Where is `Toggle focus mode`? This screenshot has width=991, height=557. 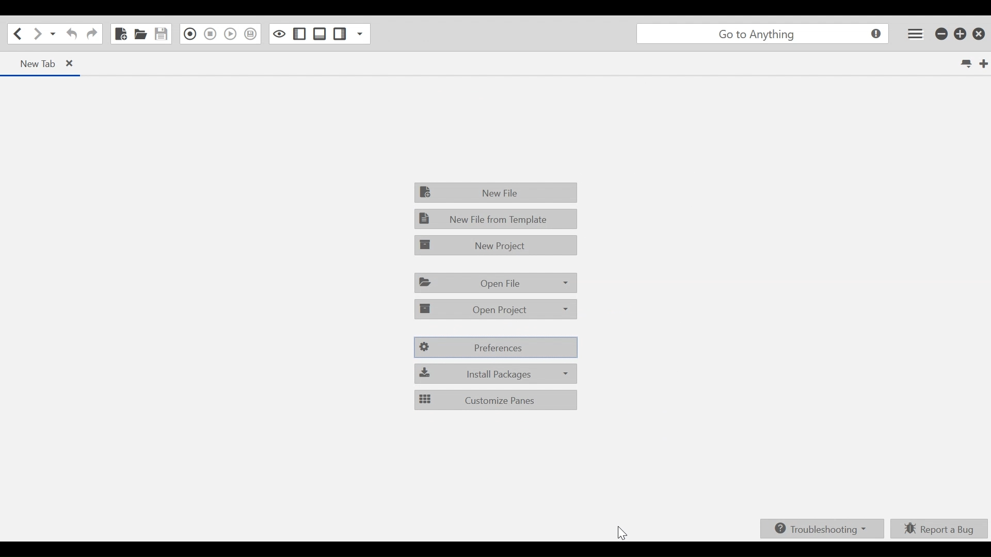
Toggle focus mode is located at coordinates (279, 34).